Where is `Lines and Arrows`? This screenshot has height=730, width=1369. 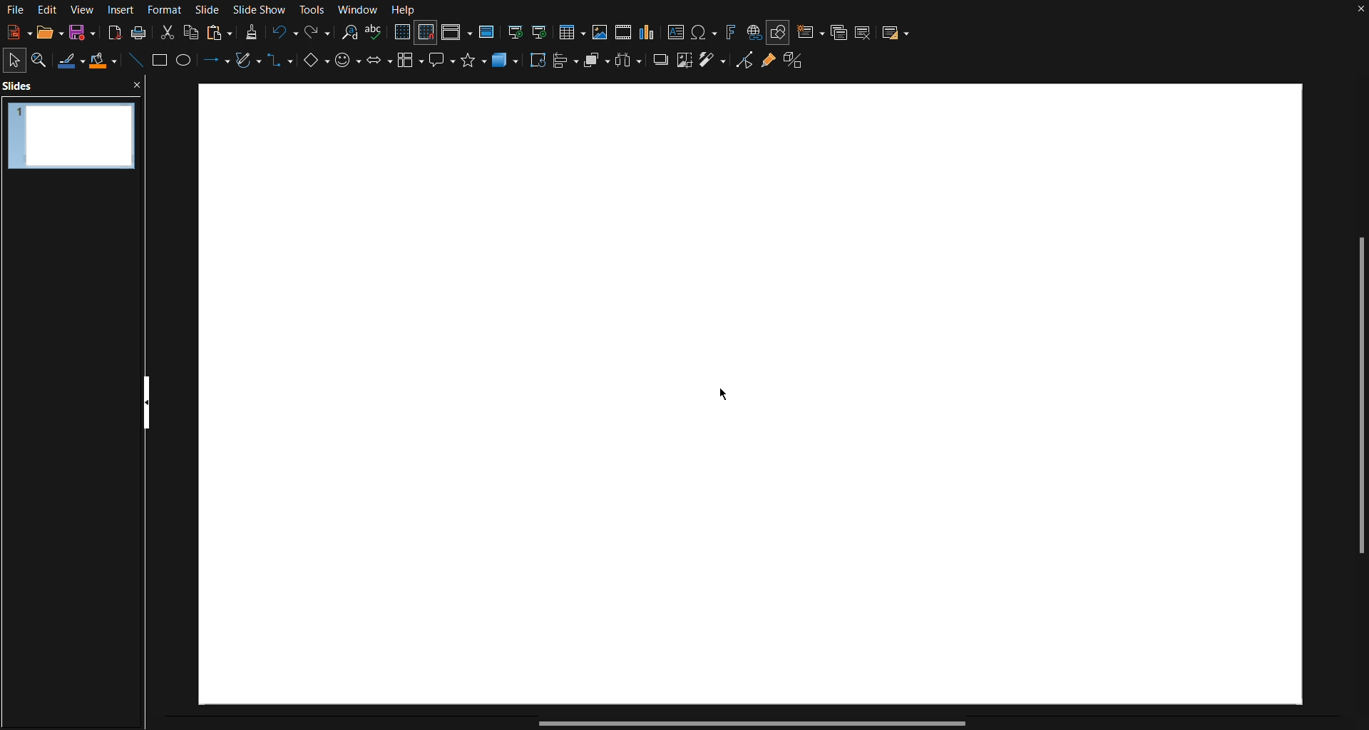
Lines and Arrows is located at coordinates (213, 63).